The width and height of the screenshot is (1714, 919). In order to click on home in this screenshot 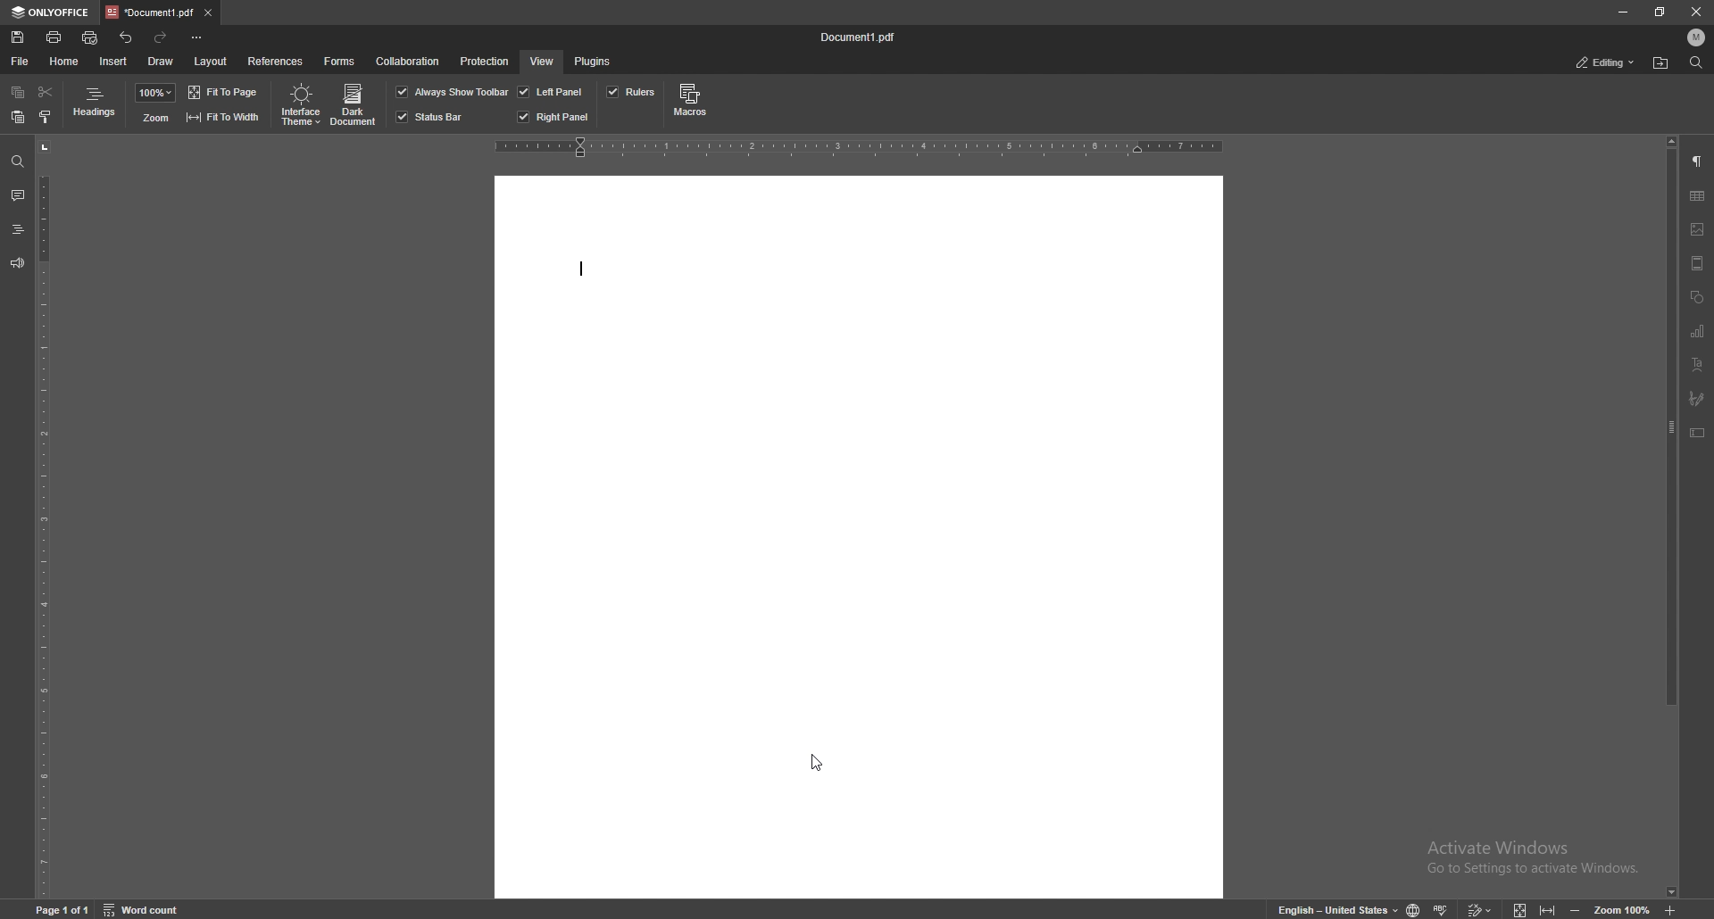, I will do `click(65, 61)`.